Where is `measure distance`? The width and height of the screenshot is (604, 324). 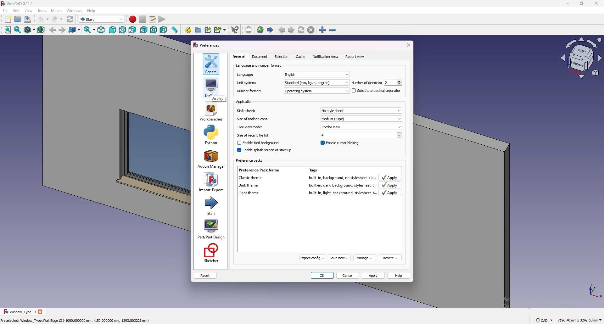
measure distance is located at coordinates (175, 30).